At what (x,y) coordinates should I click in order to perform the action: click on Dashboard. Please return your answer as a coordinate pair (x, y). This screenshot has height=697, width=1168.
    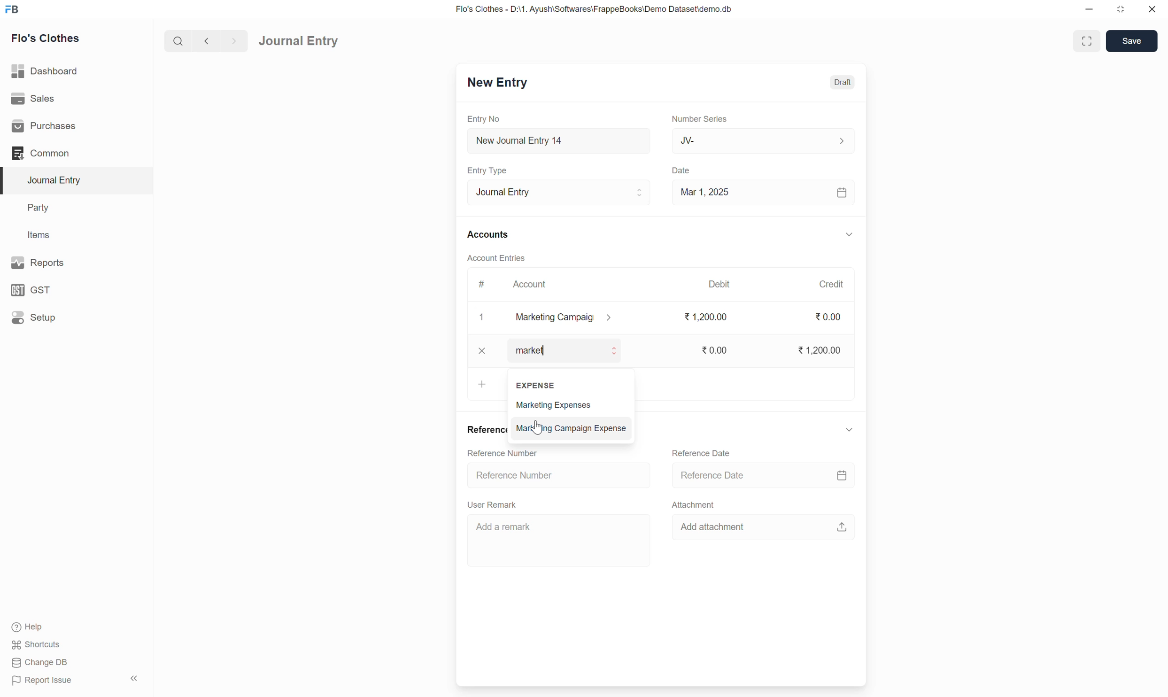
    Looking at the image, I should click on (46, 70).